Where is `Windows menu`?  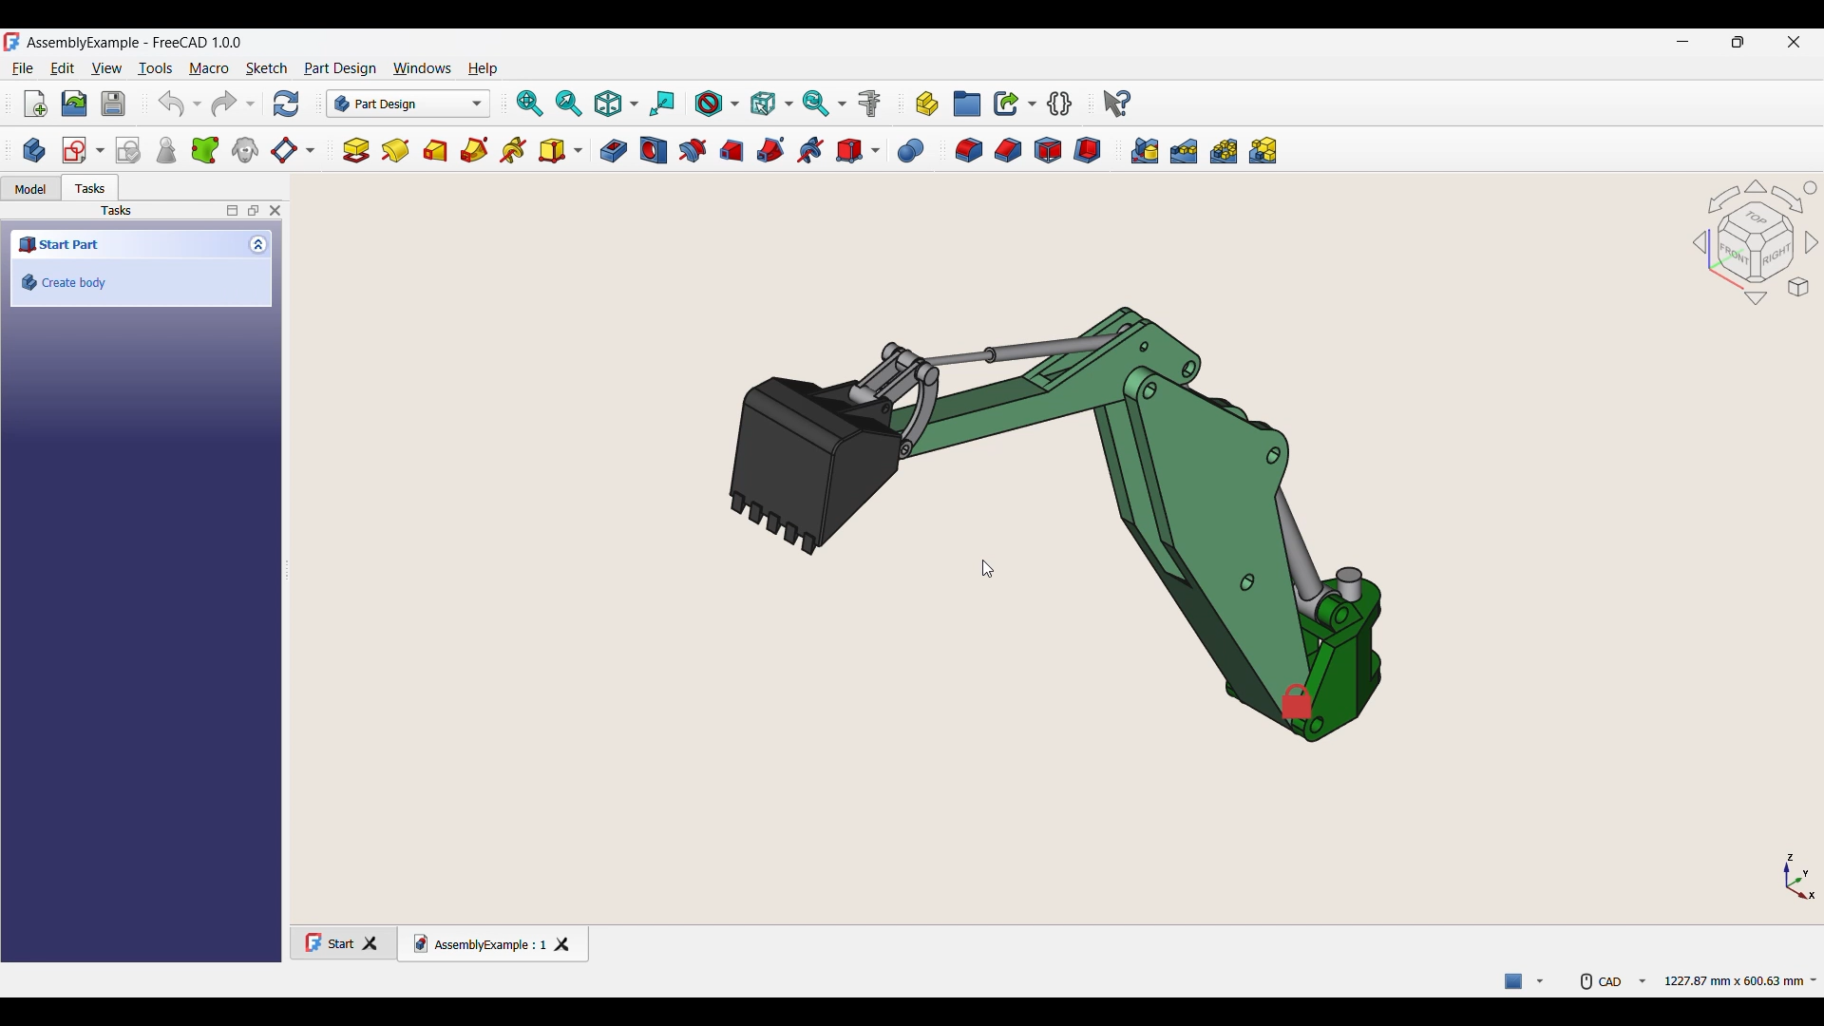
Windows menu is located at coordinates (422, 70).